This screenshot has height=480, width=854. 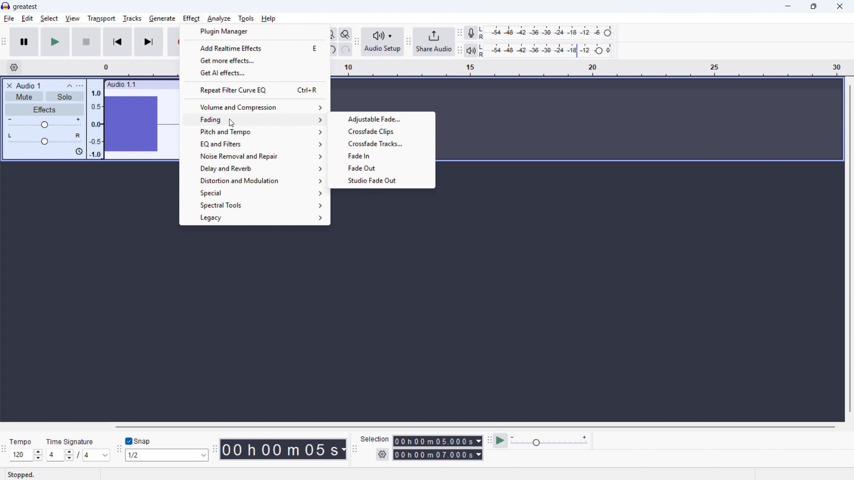 I want to click on amplitude, so click(x=96, y=122).